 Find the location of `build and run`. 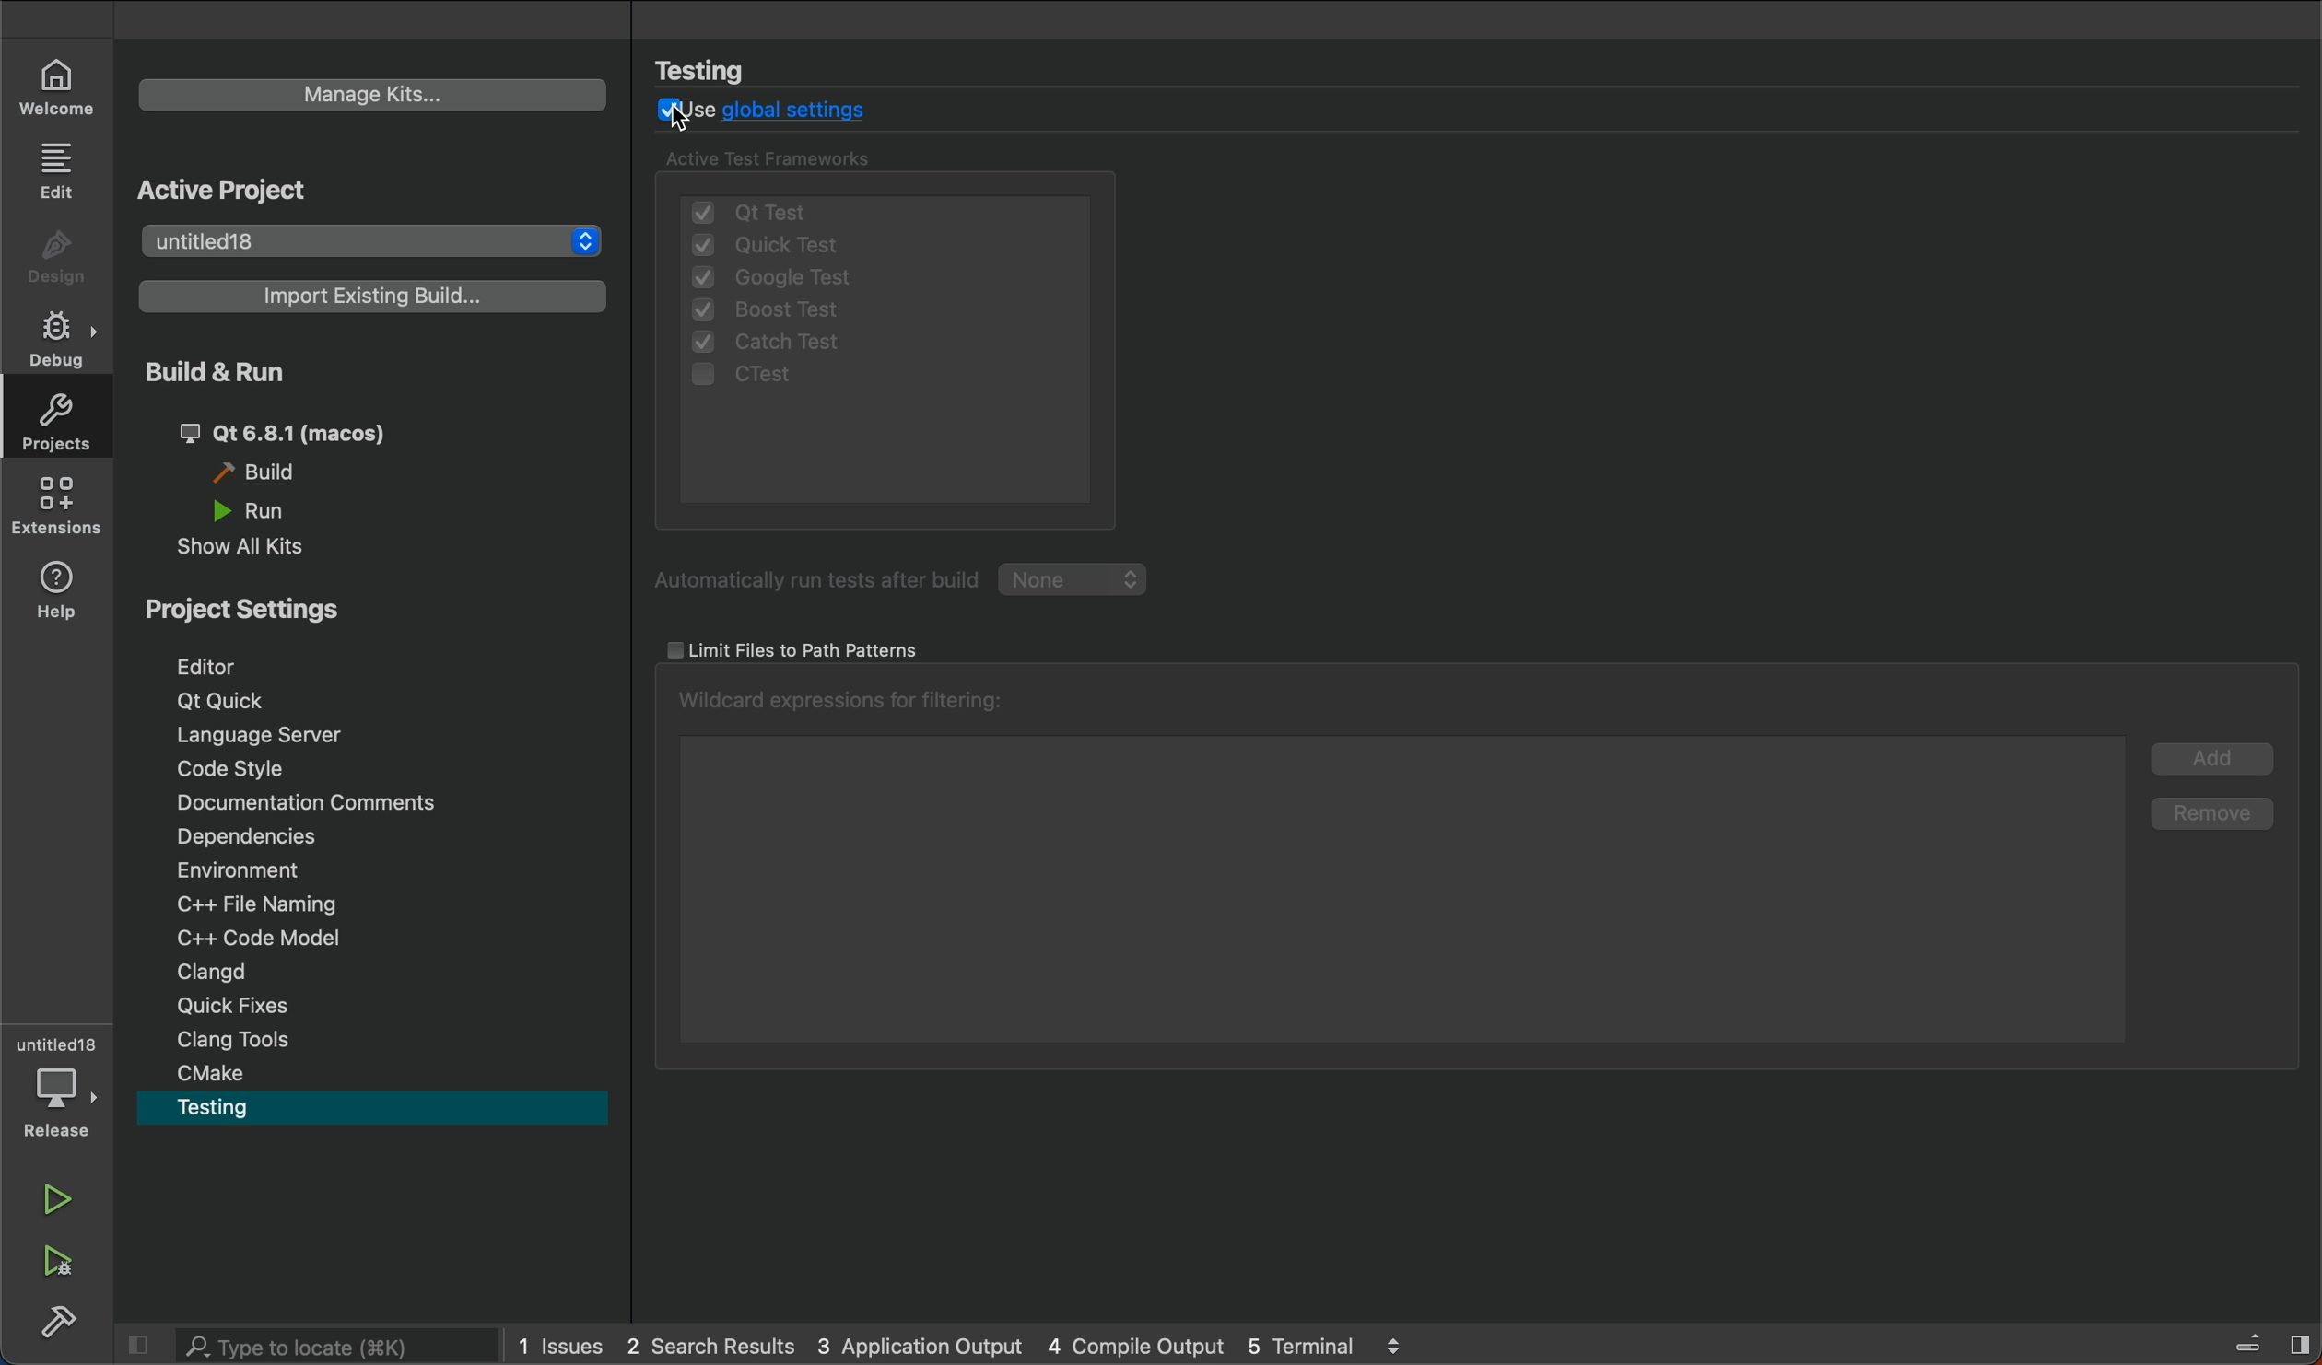

build and run is located at coordinates (370, 452).